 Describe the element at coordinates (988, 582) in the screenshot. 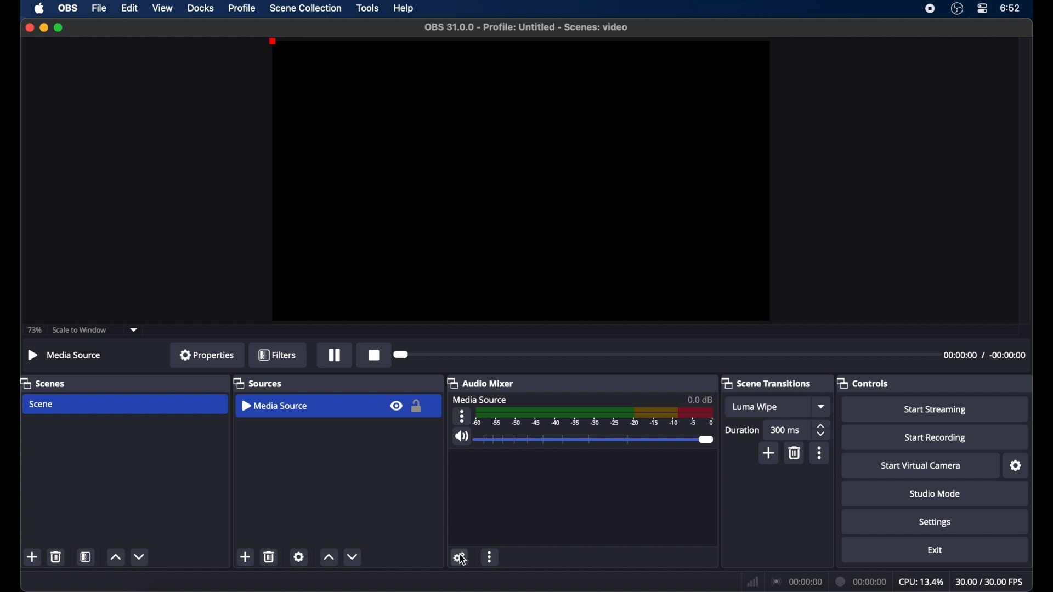

I see `fps` at that location.